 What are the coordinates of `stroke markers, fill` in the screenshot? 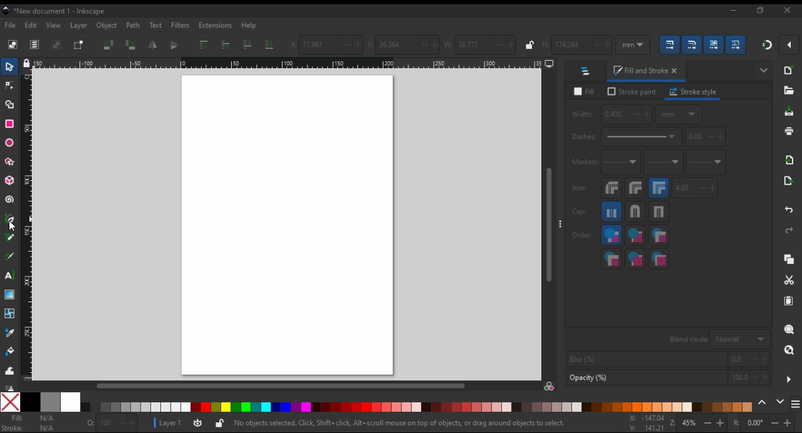 It's located at (636, 258).